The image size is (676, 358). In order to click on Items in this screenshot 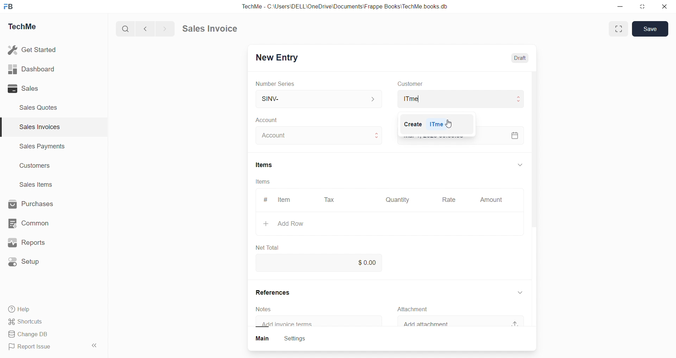, I will do `click(264, 181)`.